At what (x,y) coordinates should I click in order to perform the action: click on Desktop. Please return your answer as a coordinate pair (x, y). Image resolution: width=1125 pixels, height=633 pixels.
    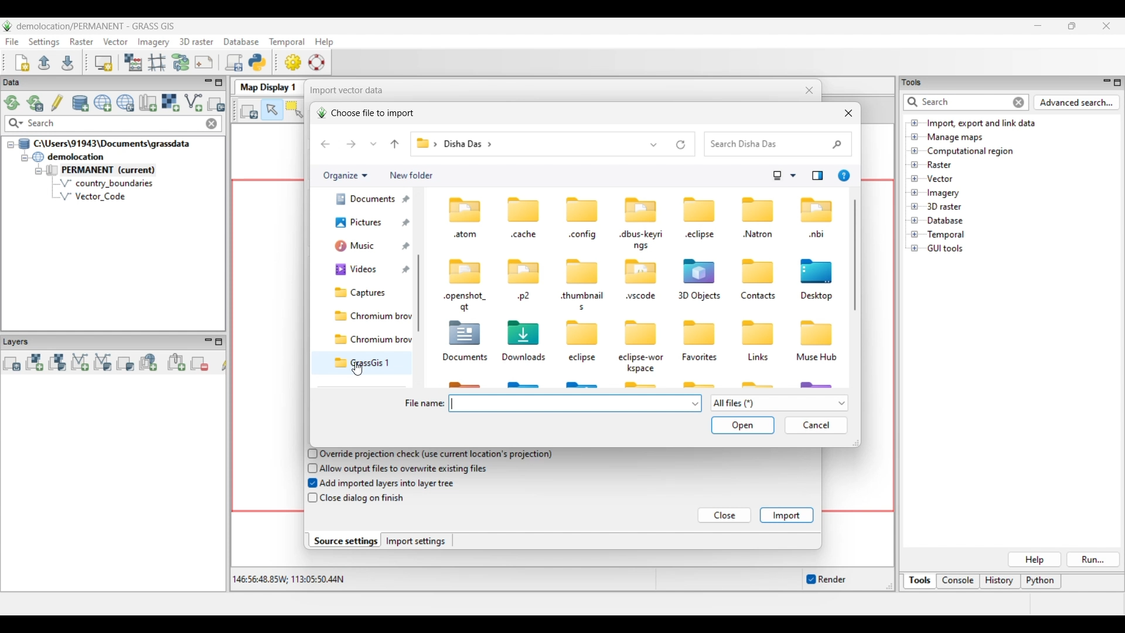
    Looking at the image, I should click on (819, 297).